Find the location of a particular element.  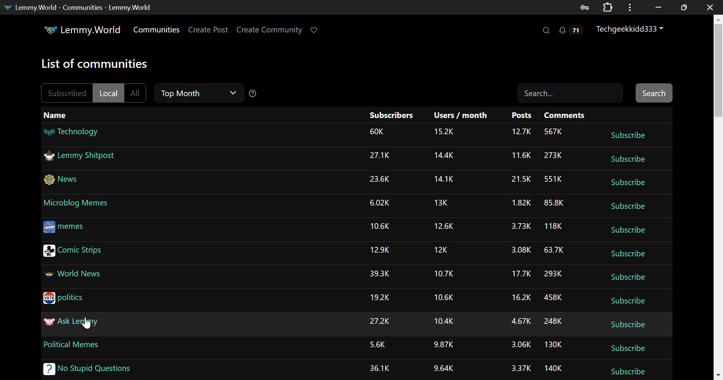

Amount is located at coordinates (553, 132).